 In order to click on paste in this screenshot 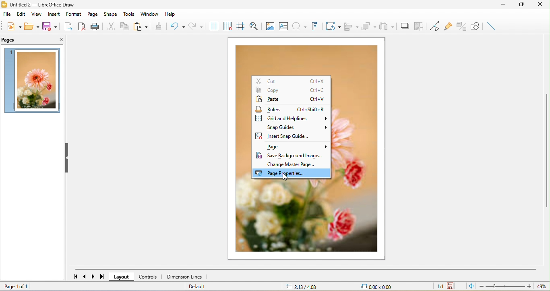, I will do `click(292, 99)`.